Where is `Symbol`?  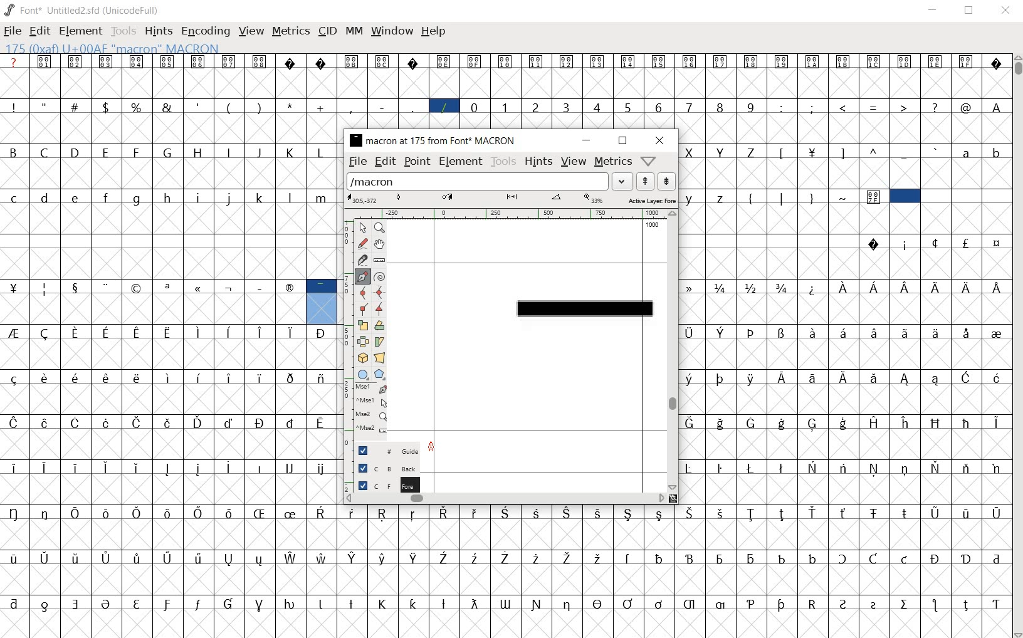 Symbol is located at coordinates (782, 63).